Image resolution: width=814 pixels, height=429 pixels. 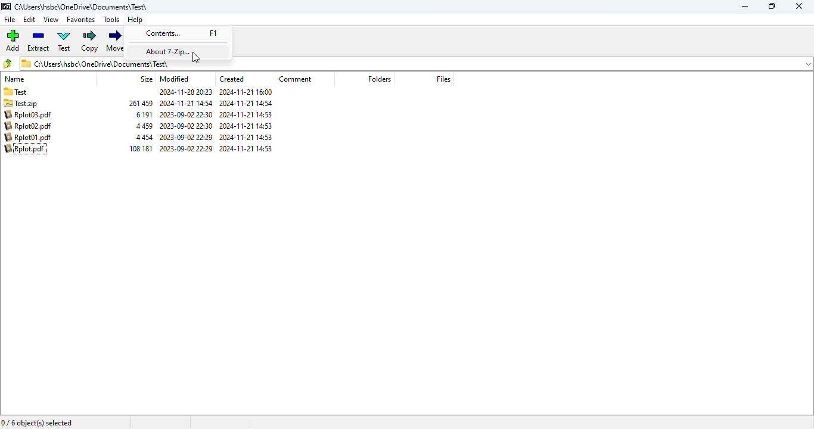 What do you see at coordinates (186, 138) in the screenshot?
I see `2023-09-02 22:29` at bounding box center [186, 138].